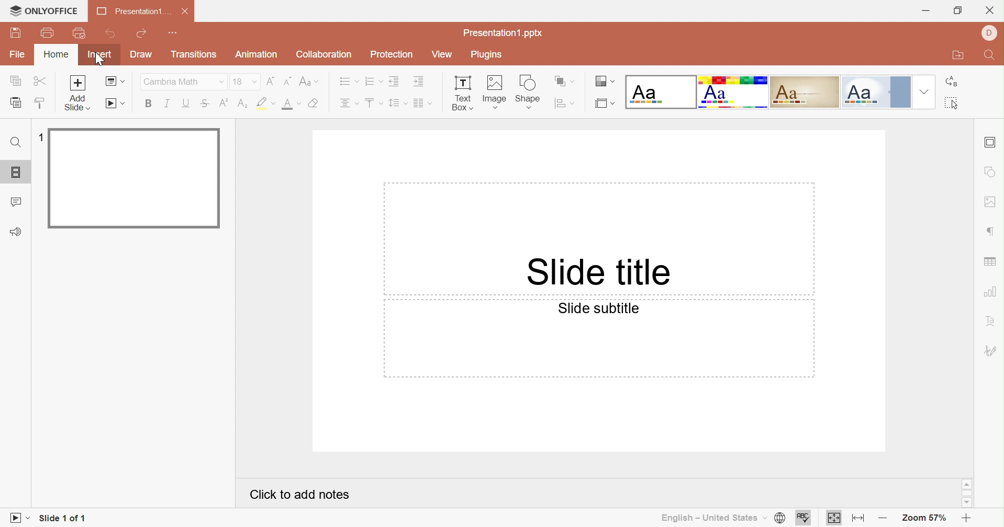  Describe the element at coordinates (254, 82) in the screenshot. I see `Drop Down` at that location.